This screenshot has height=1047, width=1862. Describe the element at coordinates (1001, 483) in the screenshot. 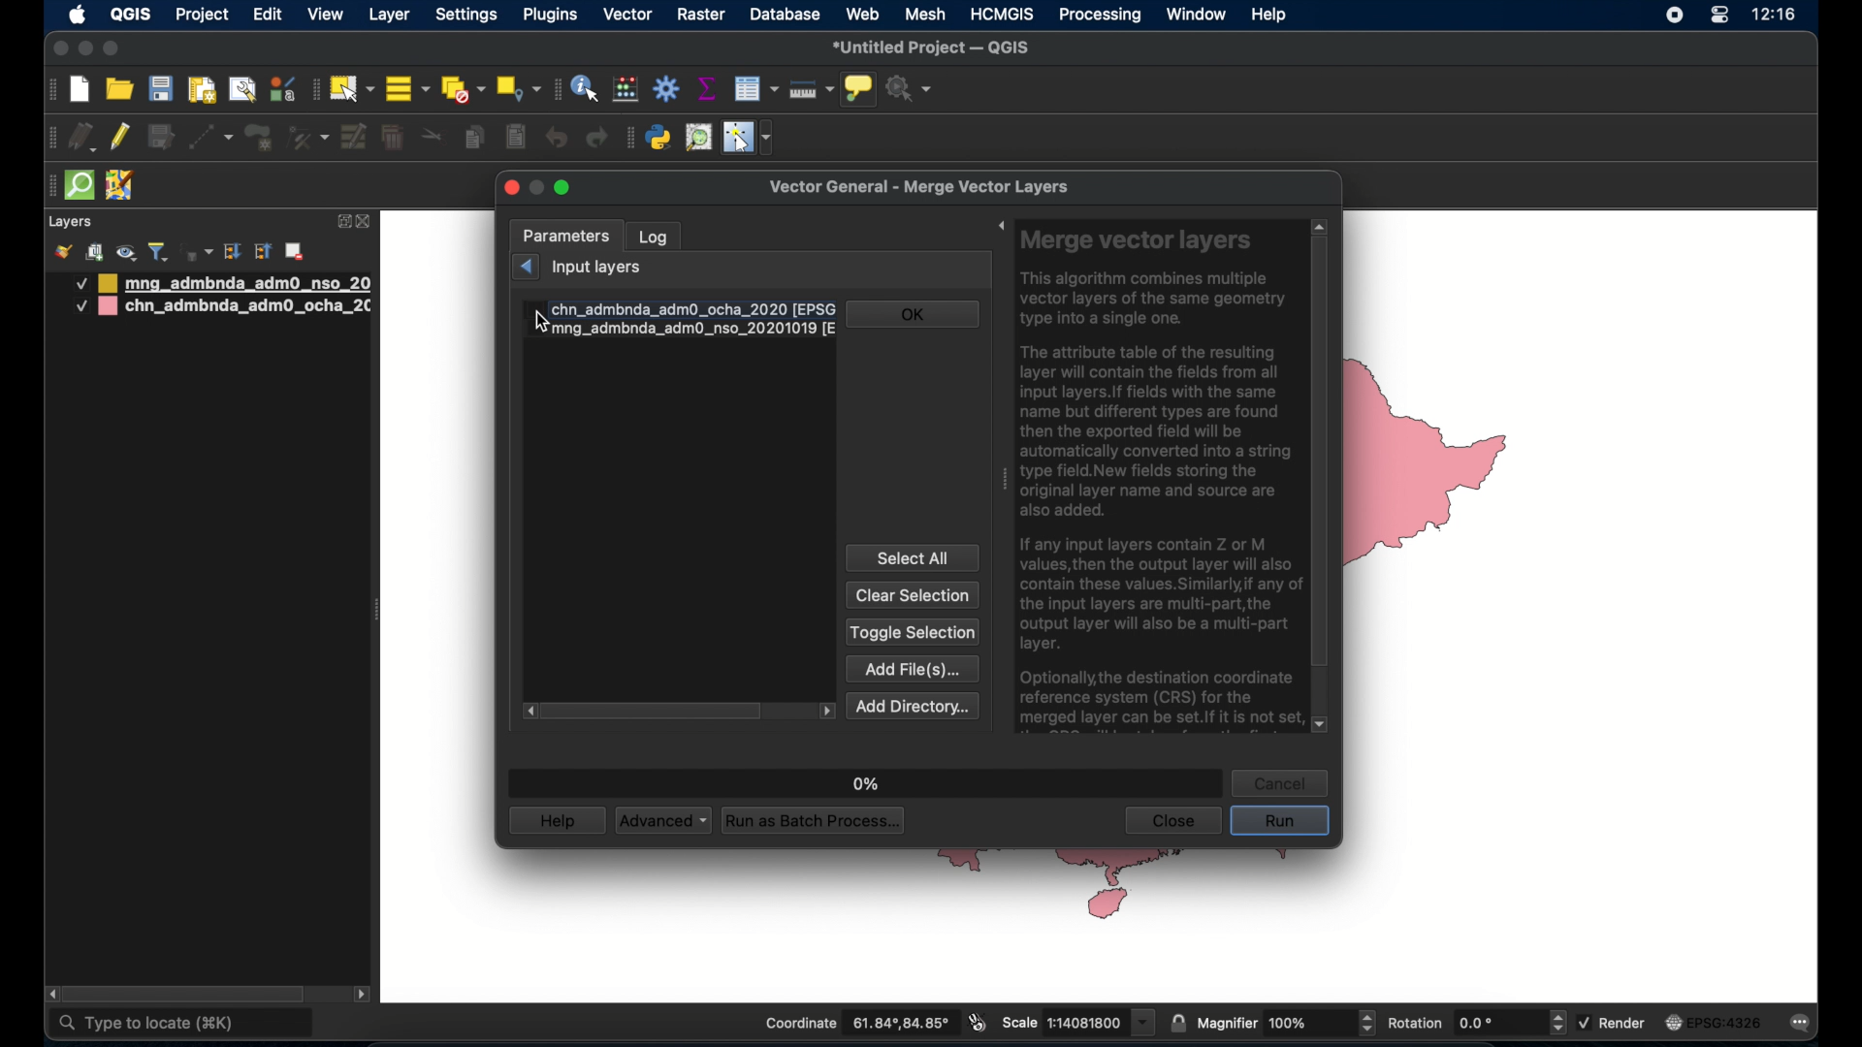

I see `drag handle` at that location.